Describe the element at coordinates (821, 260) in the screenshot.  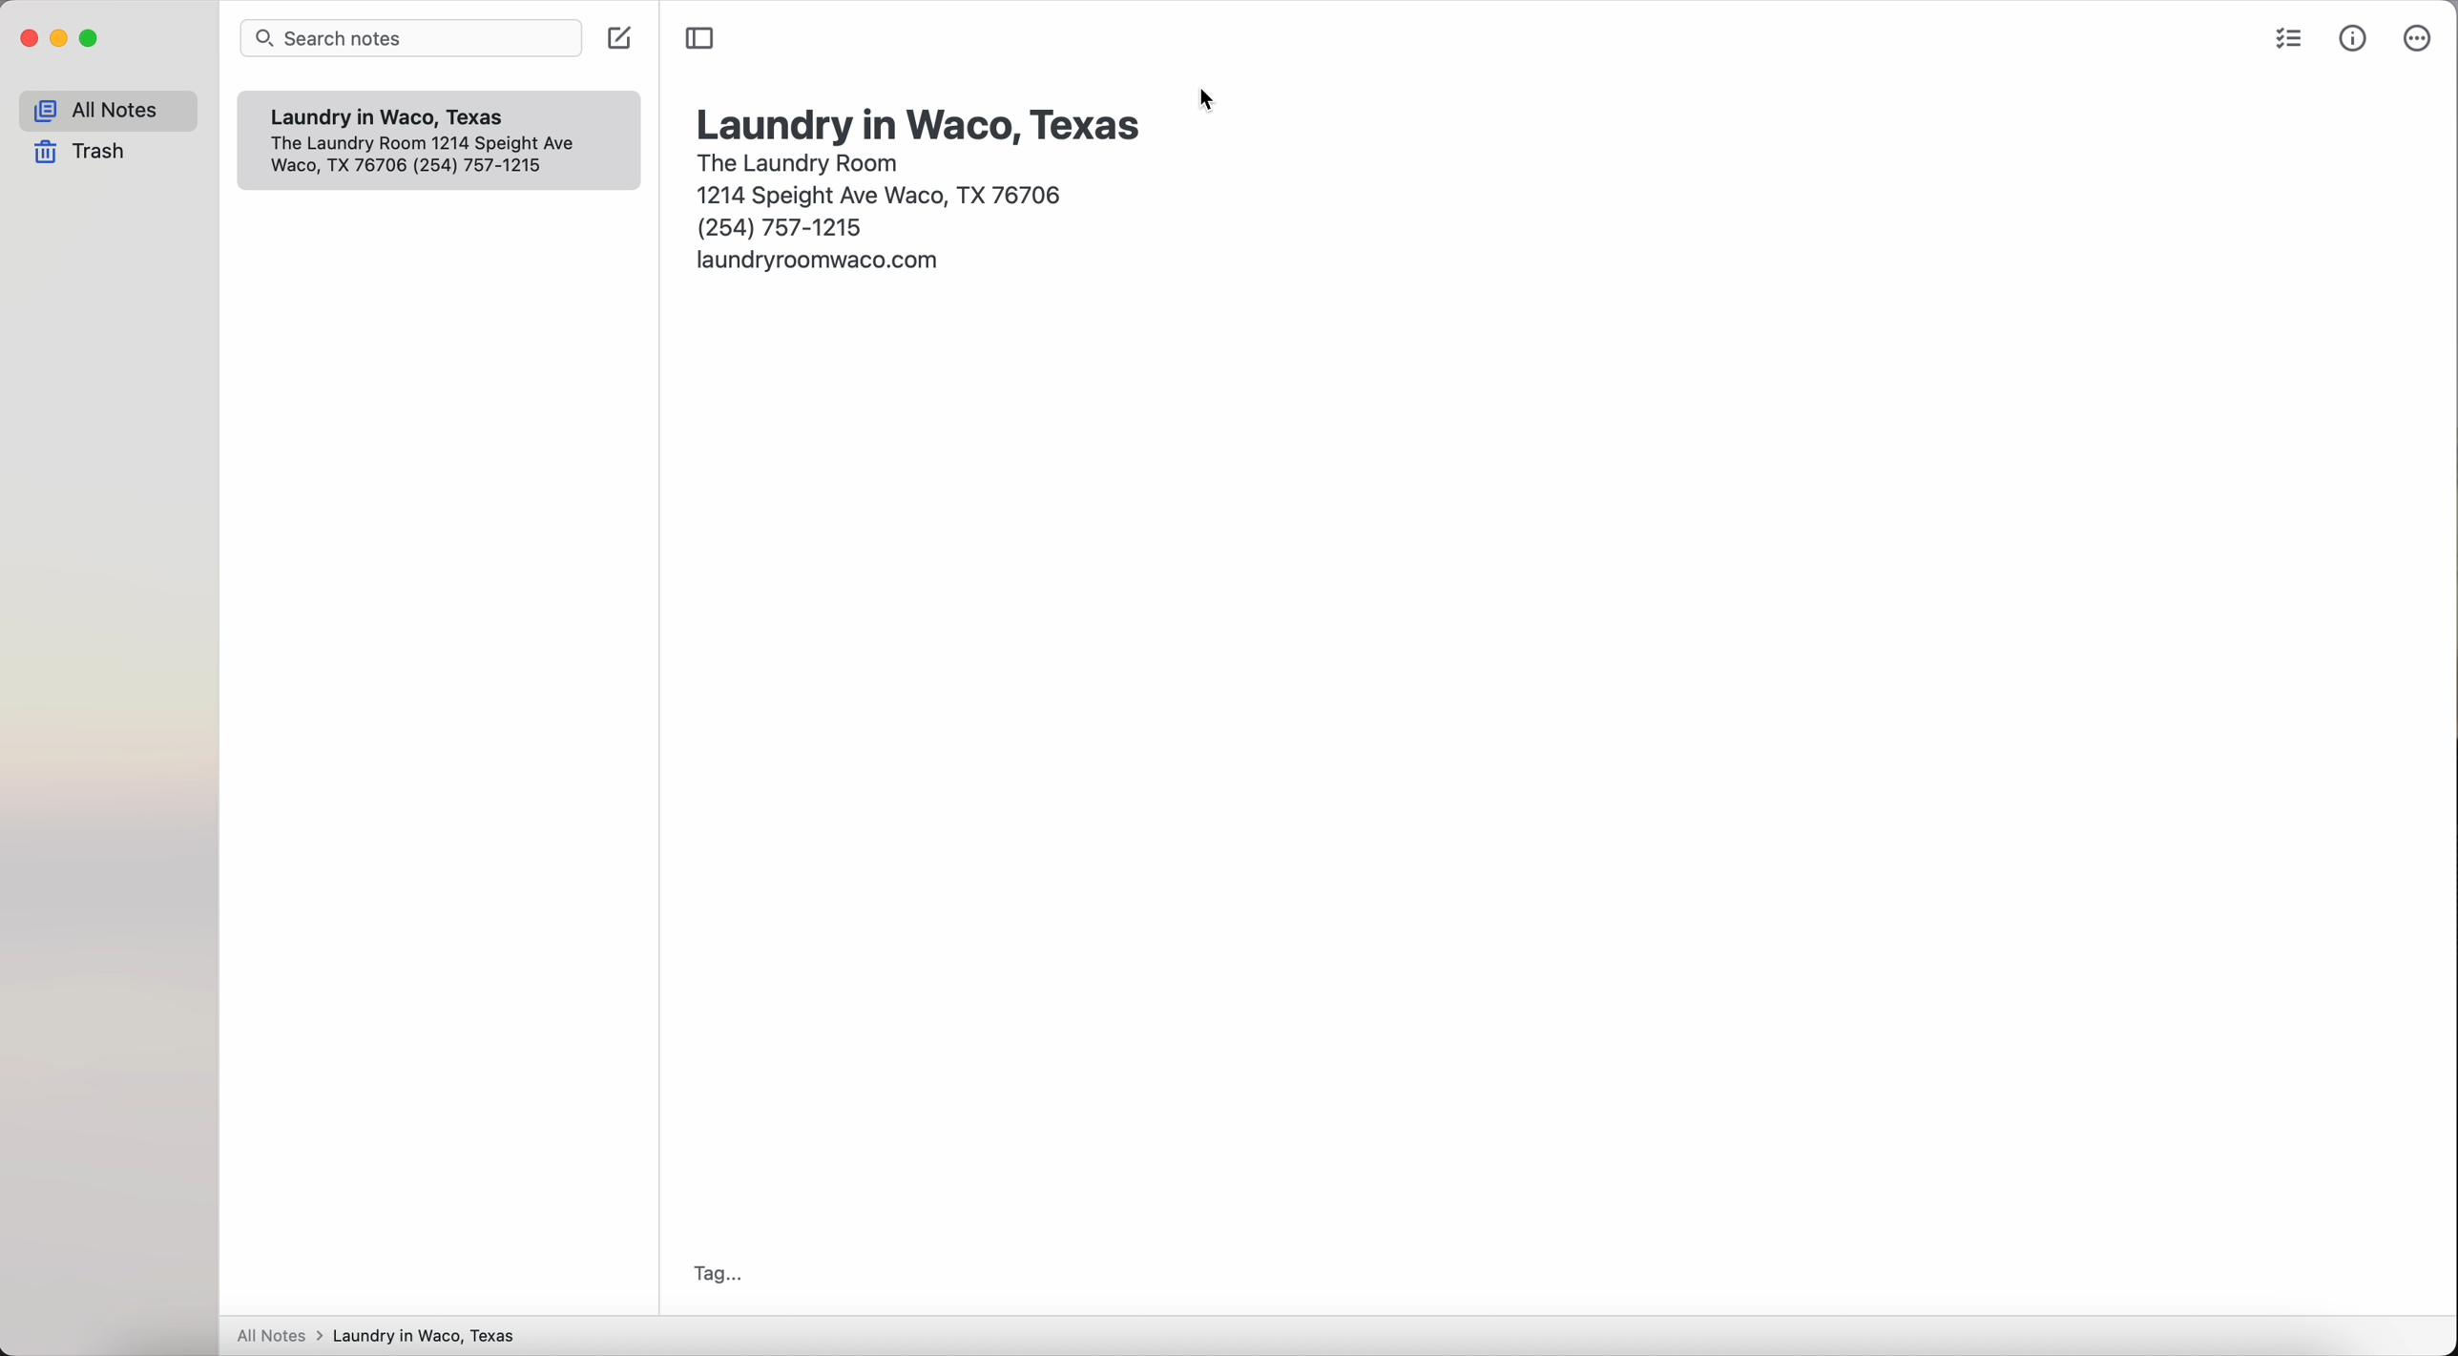
I see `laundryroomwaco.com` at that location.